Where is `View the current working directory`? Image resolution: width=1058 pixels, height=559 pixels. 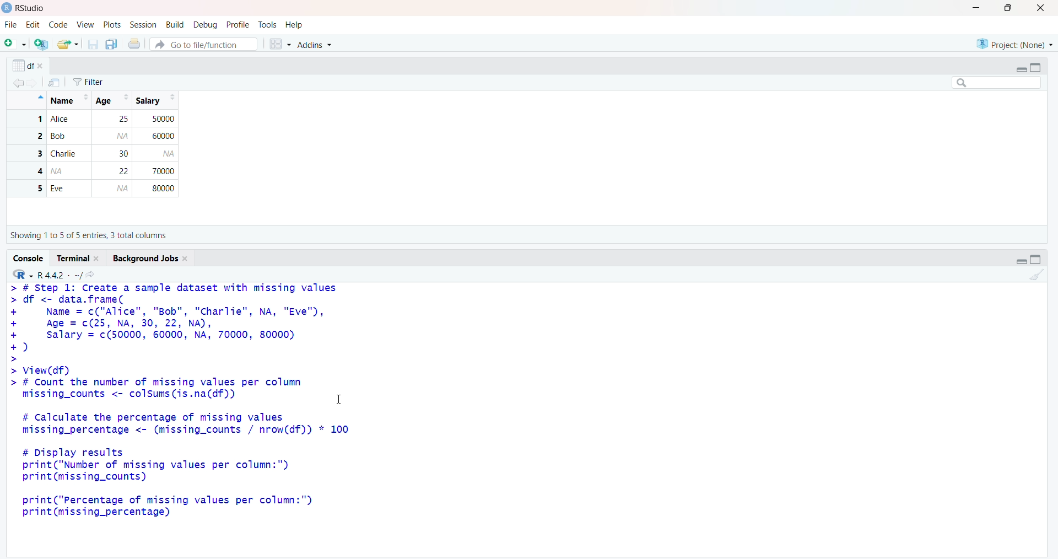
View the current working directory is located at coordinates (92, 274).